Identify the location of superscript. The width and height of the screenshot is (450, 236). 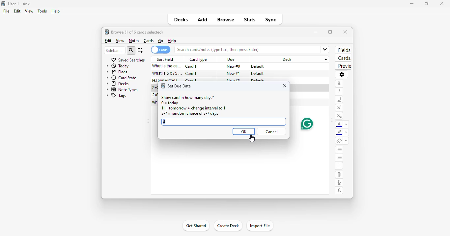
(339, 108).